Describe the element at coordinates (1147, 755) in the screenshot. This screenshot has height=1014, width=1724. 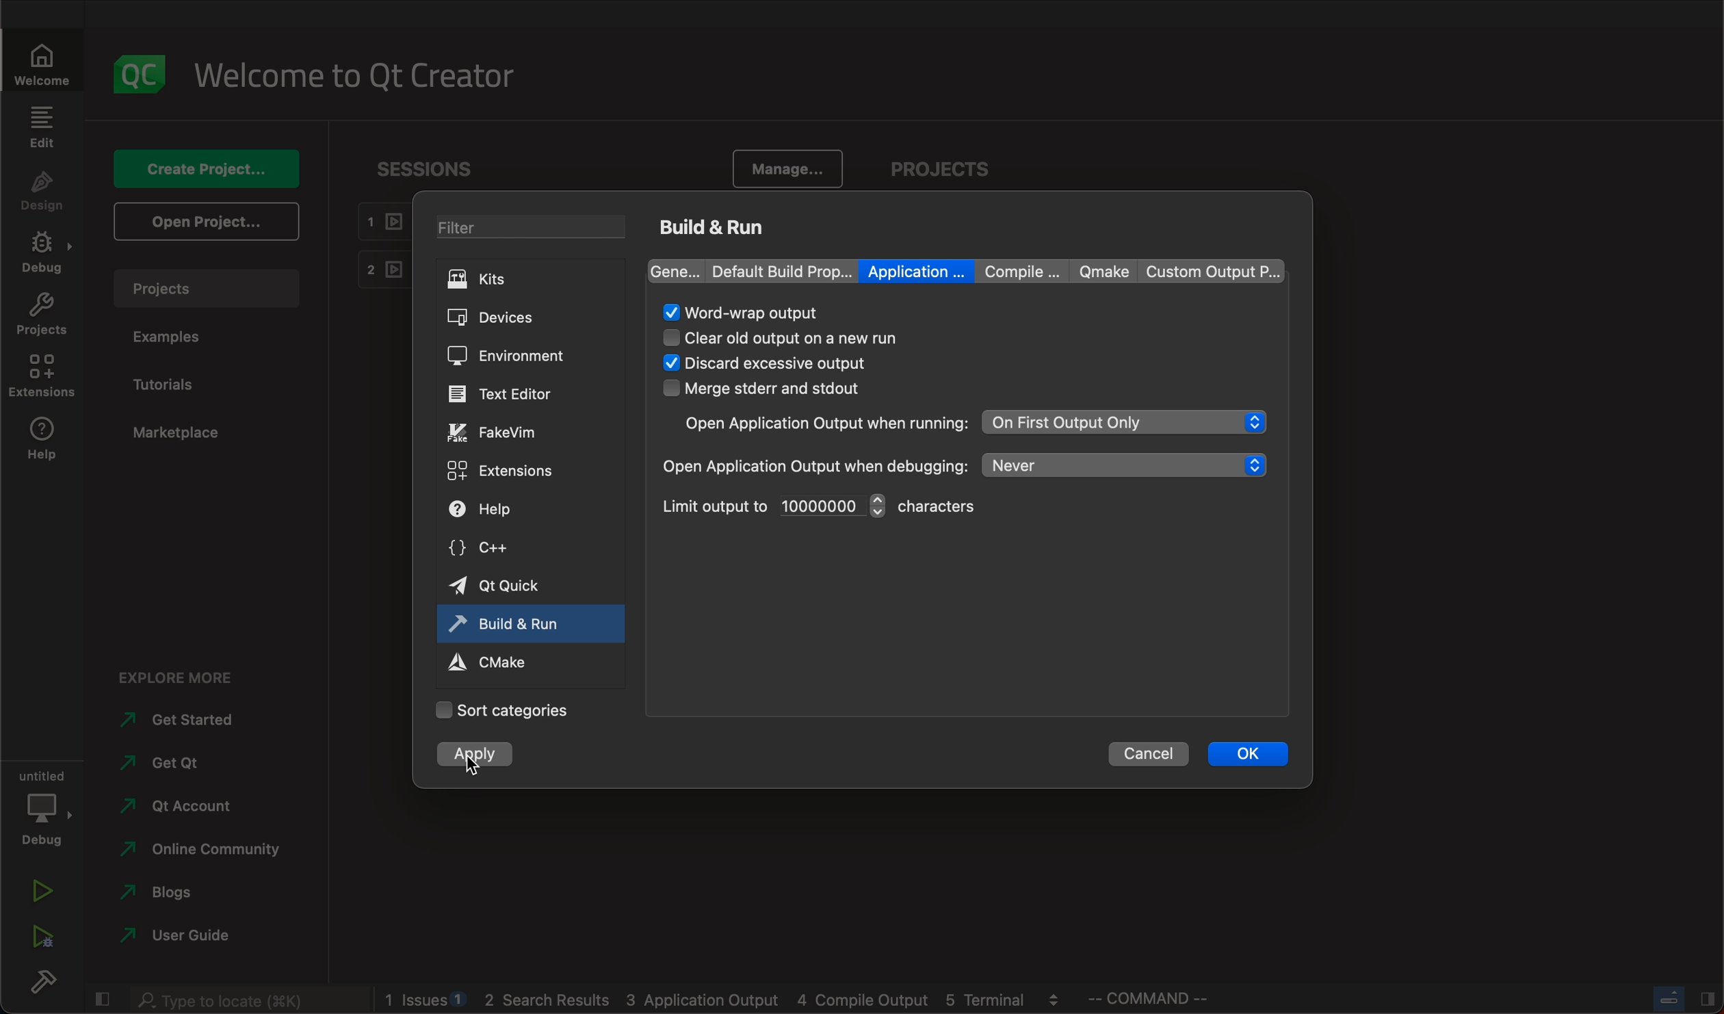
I see `cancel` at that location.